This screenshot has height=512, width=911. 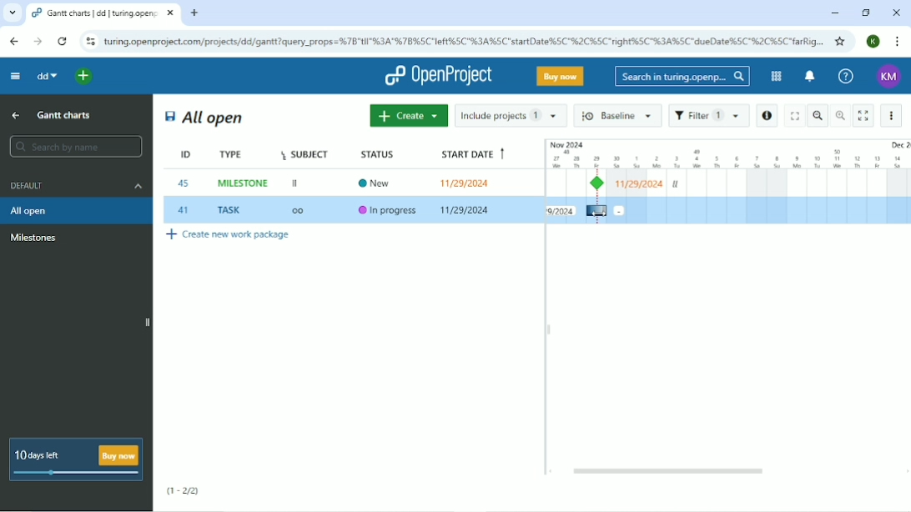 I want to click on Reload this page, so click(x=63, y=41).